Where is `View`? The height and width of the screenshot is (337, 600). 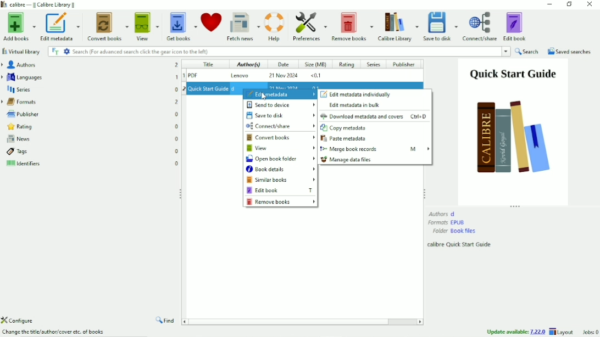 View is located at coordinates (147, 26).